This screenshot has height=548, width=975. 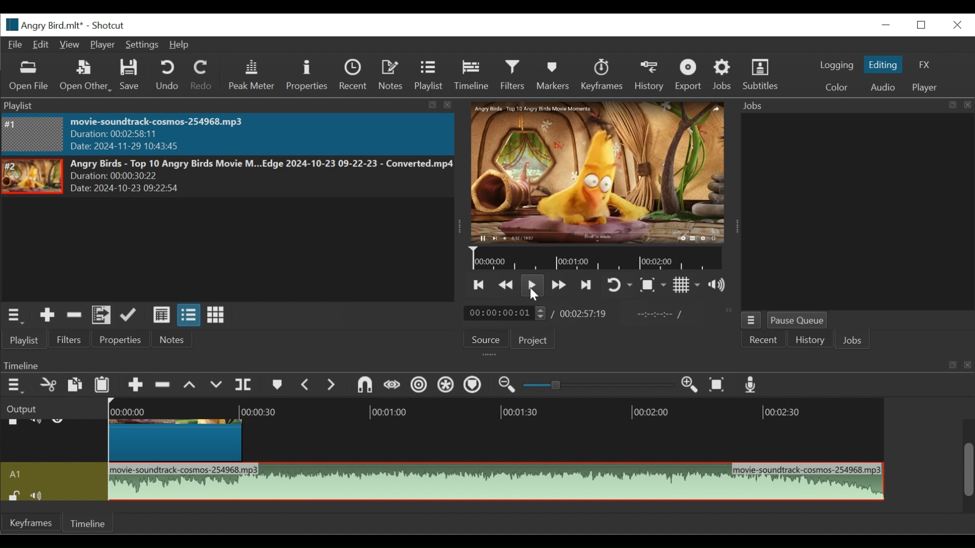 I want to click on Play quickly forward, so click(x=557, y=285).